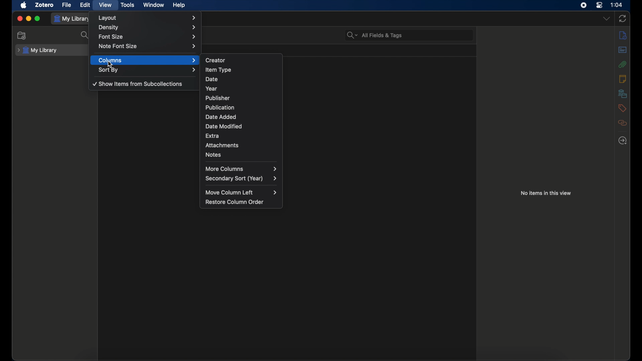 The height and width of the screenshot is (361, 642). What do you see at coordinates (212, 79) in the screenshot?
I see `date` at bounding box center [212, 79].